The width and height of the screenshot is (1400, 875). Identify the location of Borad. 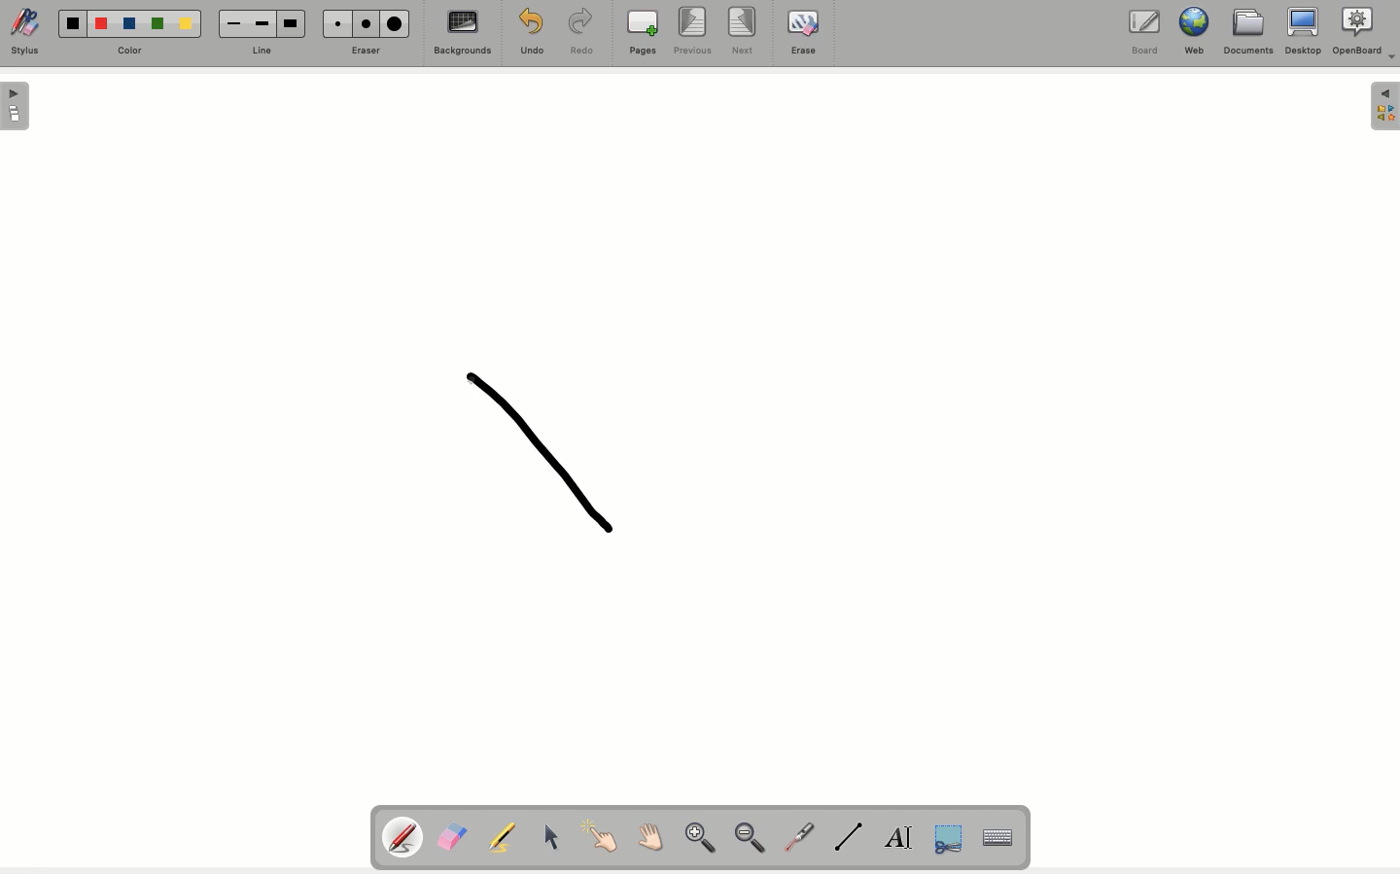
(1145, 35).